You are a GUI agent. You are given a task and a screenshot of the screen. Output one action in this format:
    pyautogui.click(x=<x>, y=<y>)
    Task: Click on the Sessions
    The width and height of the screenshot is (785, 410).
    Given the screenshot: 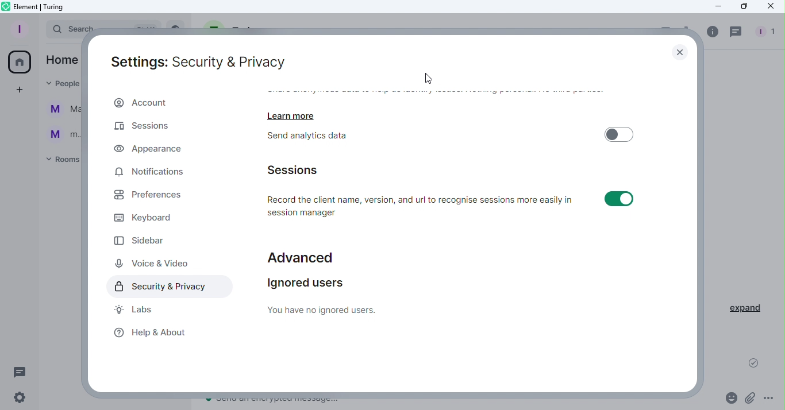 What is the action you would take?
    pyautogui.click(x=302, y=169)
    